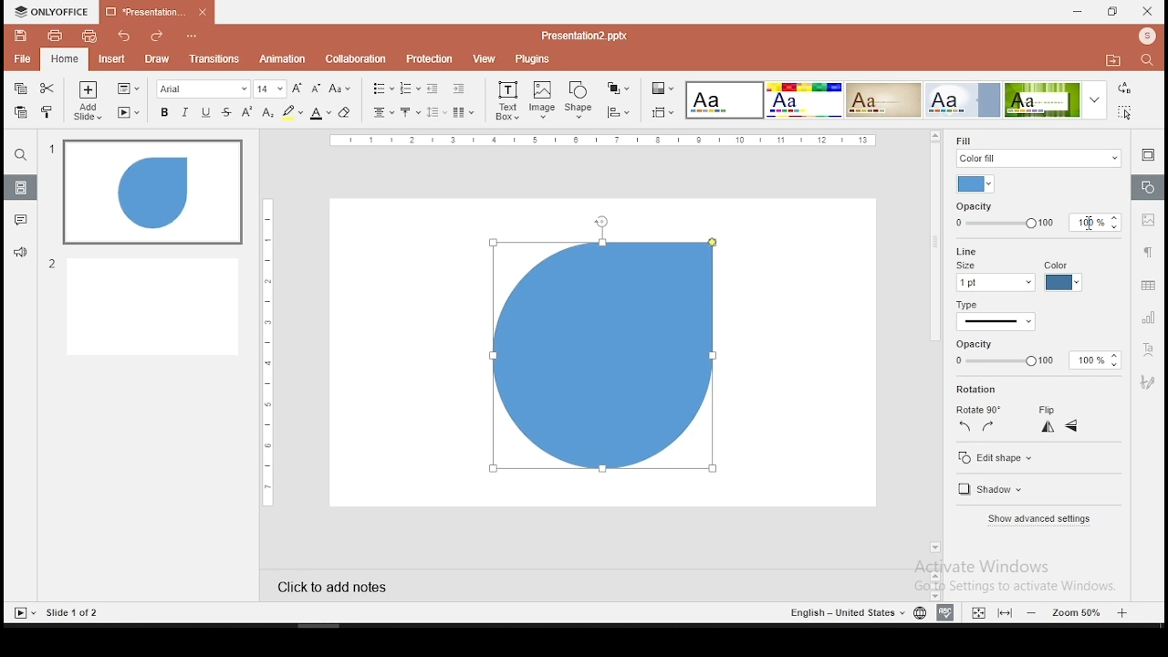 The image size is (1168, 657). I want to click on change case, so click(340, 89).